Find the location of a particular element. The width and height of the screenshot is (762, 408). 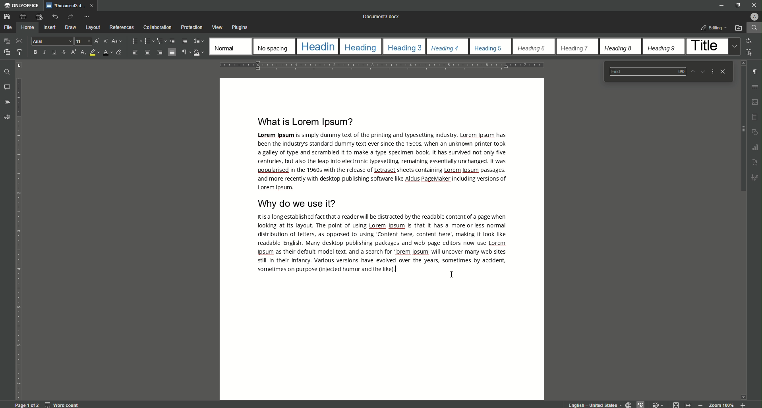

expand is located at coordinates (687, 405).